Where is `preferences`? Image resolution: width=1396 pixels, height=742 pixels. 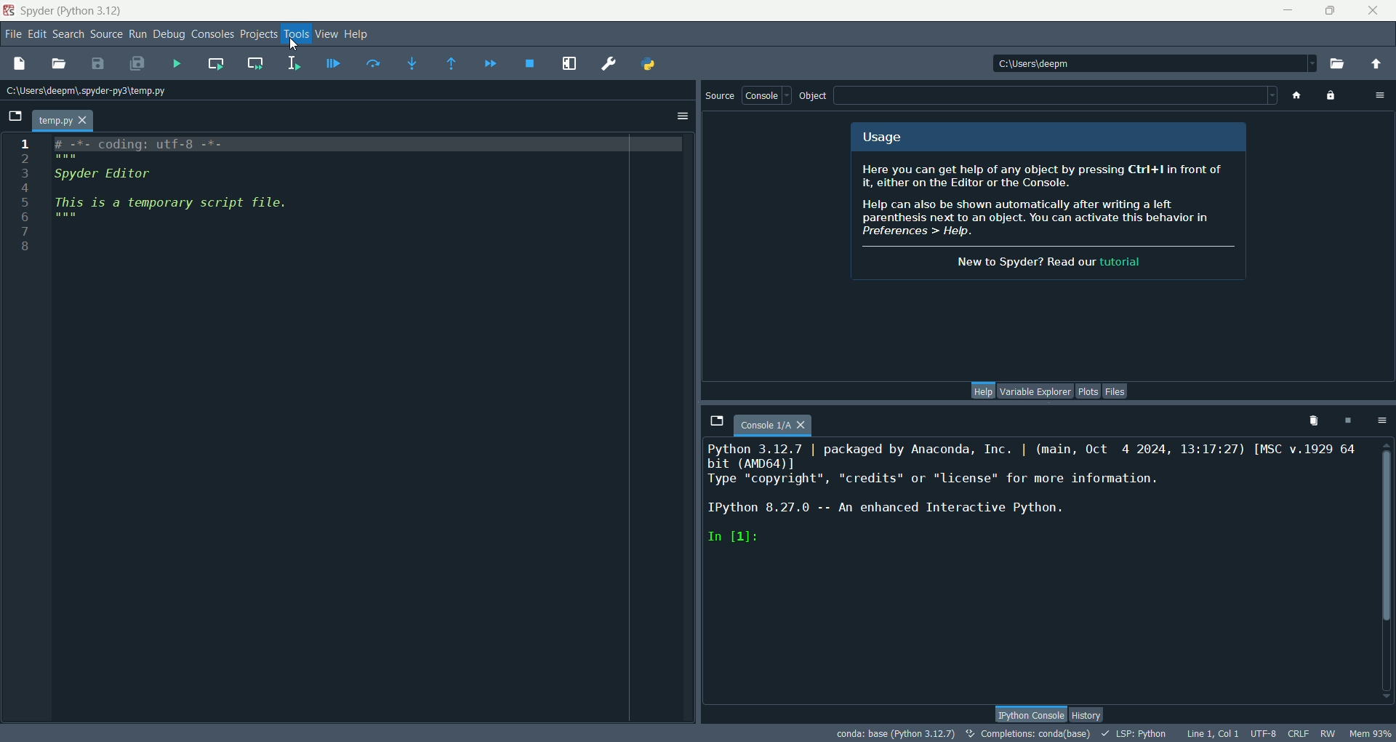 preferences is located at coordinates (607, 62).